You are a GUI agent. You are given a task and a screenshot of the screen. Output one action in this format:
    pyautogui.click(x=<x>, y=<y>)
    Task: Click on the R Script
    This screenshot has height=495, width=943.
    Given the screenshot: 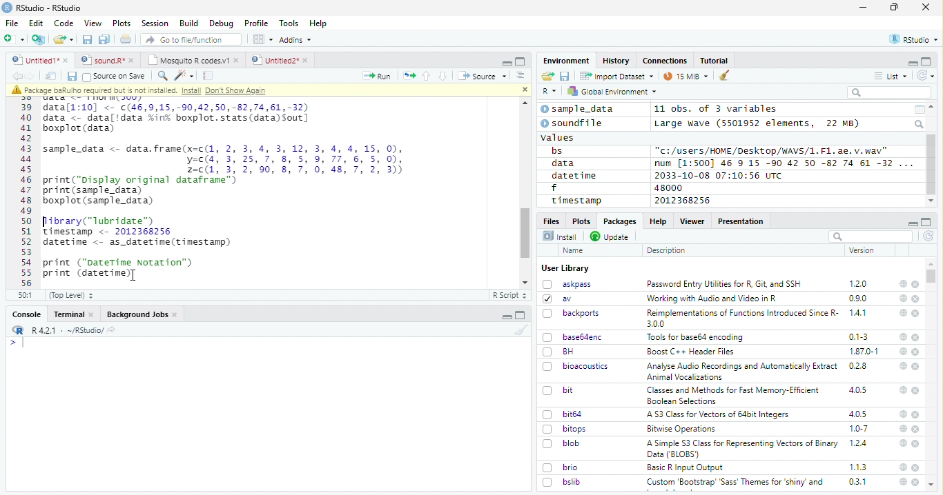 What is the action you would take?
    pyautogui.click(x=509, y=296)
    